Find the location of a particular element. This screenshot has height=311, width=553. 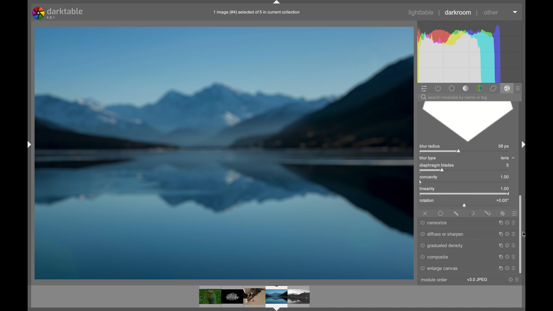

more options is located at coordinates (514, 233).